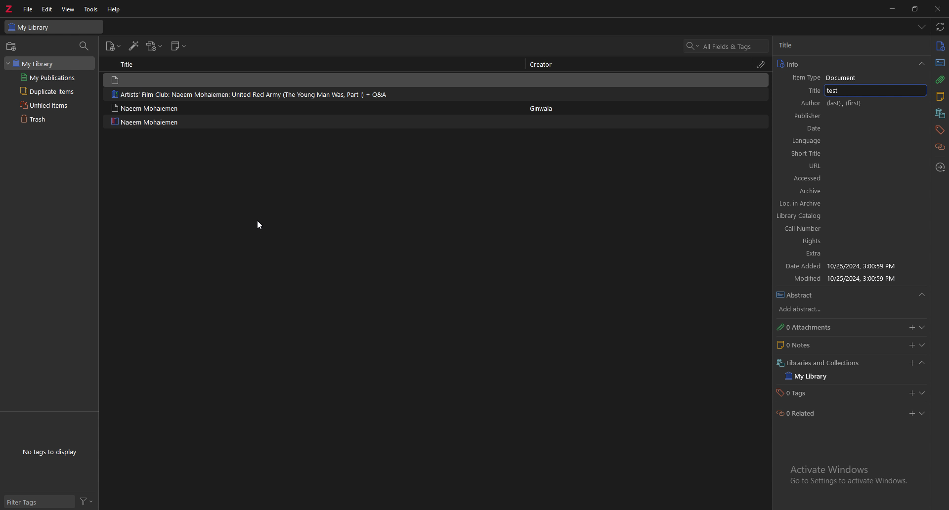 The image size is (949, 510). What do you see at coordinates (69, 9) in the screenshot?
I see `view` at bounding box center [69, 9].